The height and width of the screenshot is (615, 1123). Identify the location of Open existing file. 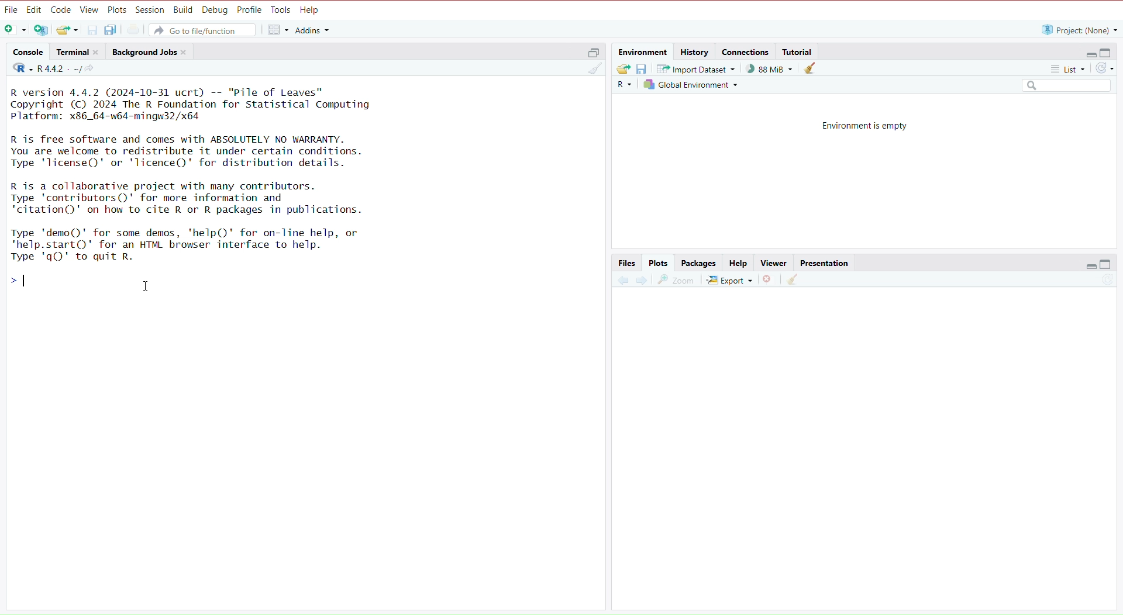
(67, 30).